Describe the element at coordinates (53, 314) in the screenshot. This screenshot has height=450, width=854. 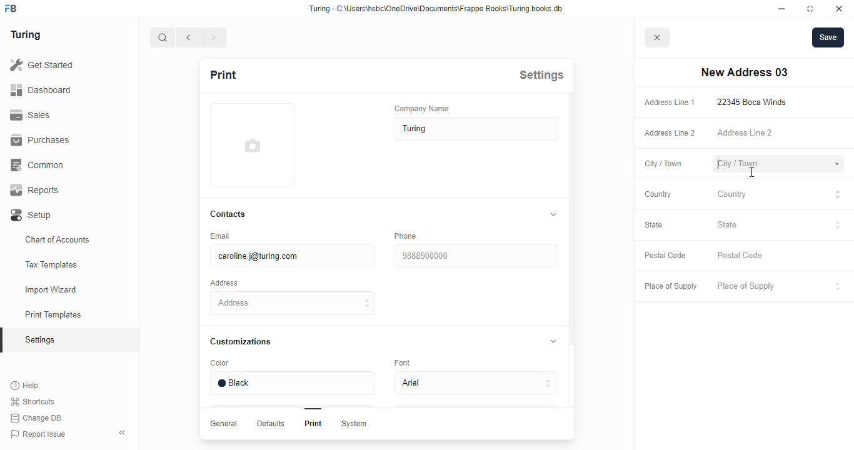
I see `print templates` at that location.